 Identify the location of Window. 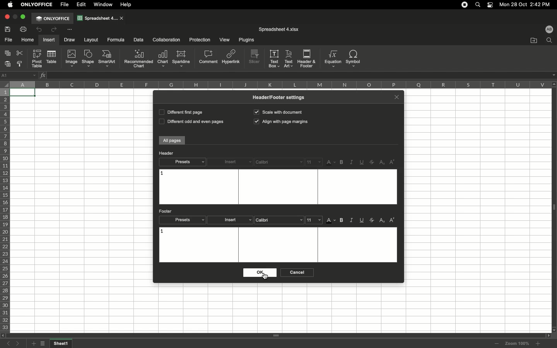
(104, 5).